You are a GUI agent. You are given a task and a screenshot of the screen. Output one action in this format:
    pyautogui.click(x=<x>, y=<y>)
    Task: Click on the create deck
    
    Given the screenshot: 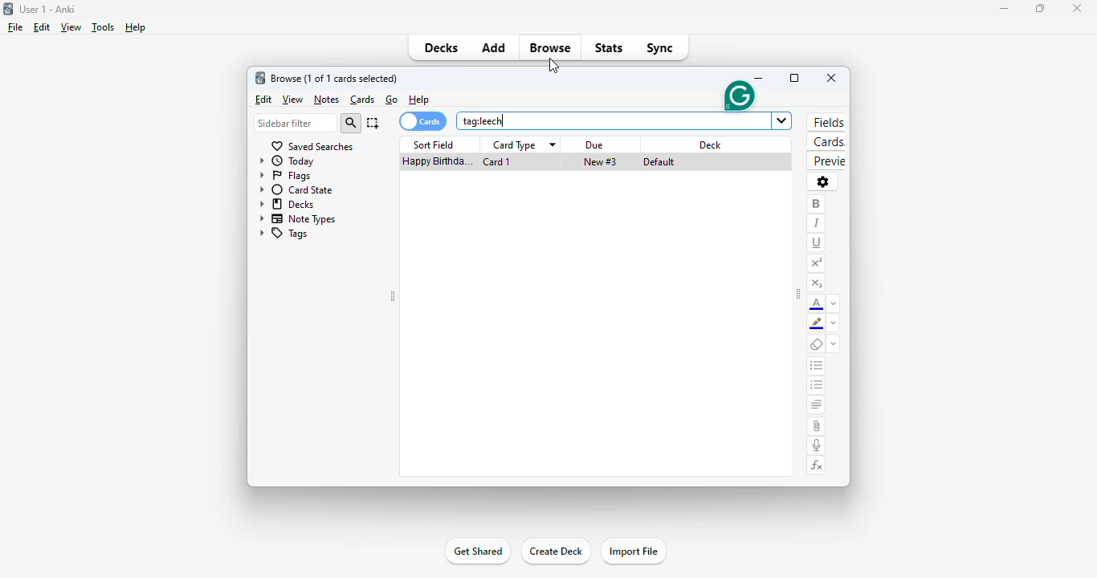 What is the action you would take?
    pyautogui.click(x=556, y=552)
    